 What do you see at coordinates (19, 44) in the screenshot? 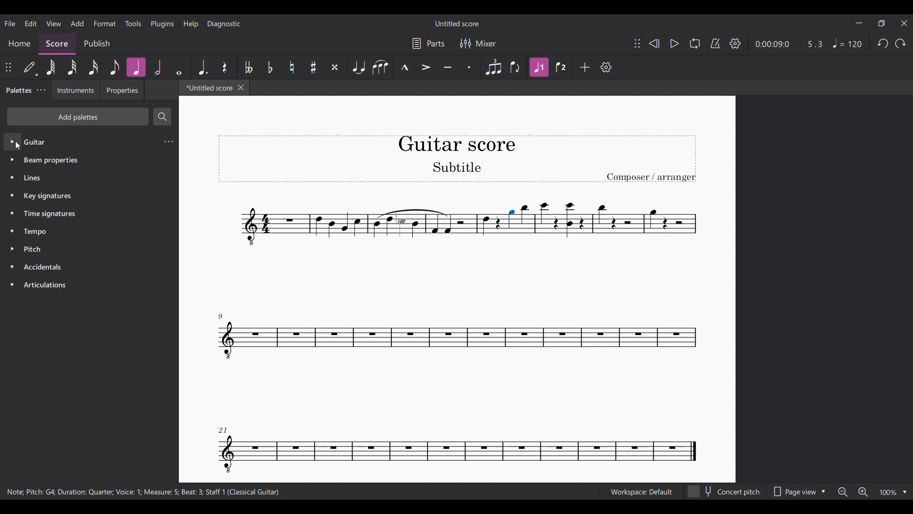
I see `Home` at bounding box center [19, 44].